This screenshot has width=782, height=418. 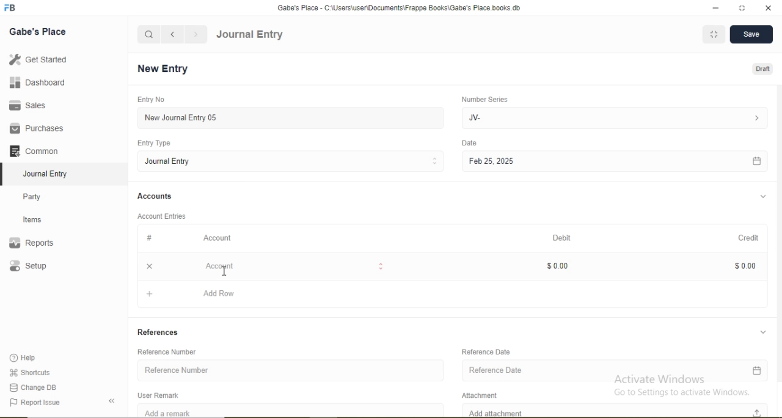 I want to click on References., so click(x=158, y=332).